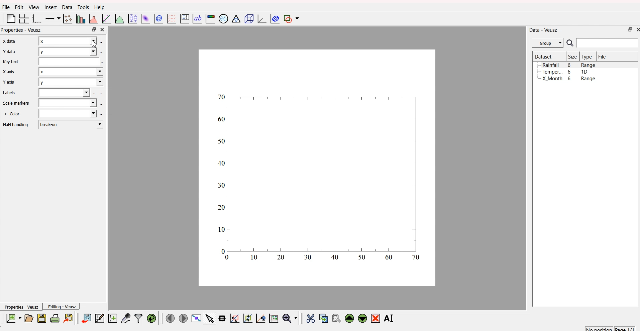 This screenshot has height=331, width=640. I want to click on Y data, so click(9, 52).